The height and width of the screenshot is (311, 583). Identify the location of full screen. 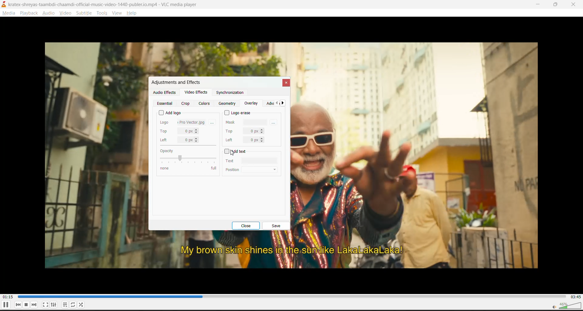
(45, 305).